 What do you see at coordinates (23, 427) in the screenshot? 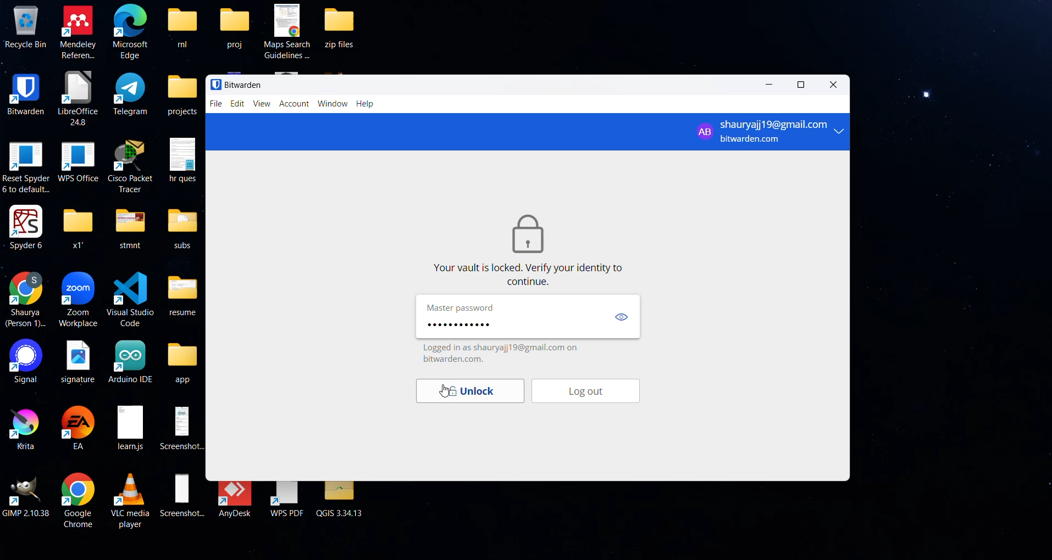
I see `Krita` at bounding box center [23, 427].